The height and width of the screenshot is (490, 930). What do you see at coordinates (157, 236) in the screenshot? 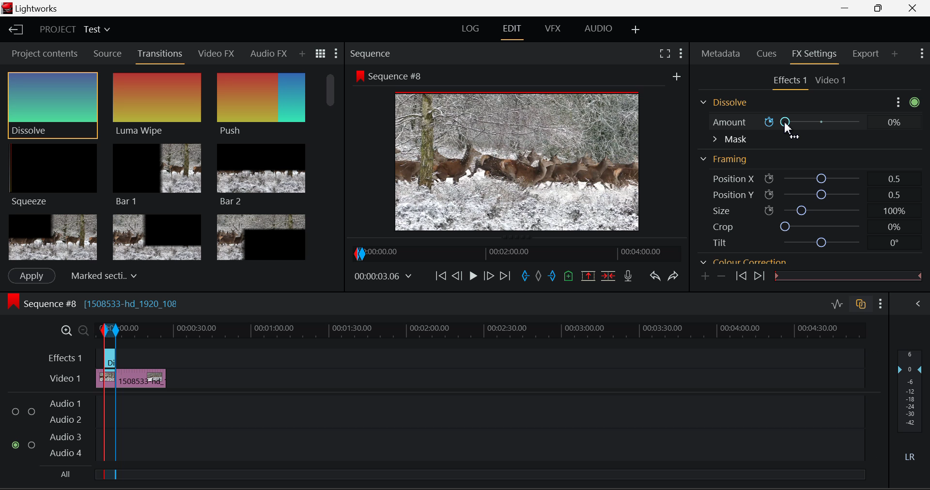
I see `Box 2` at bounding box center [157, 236].